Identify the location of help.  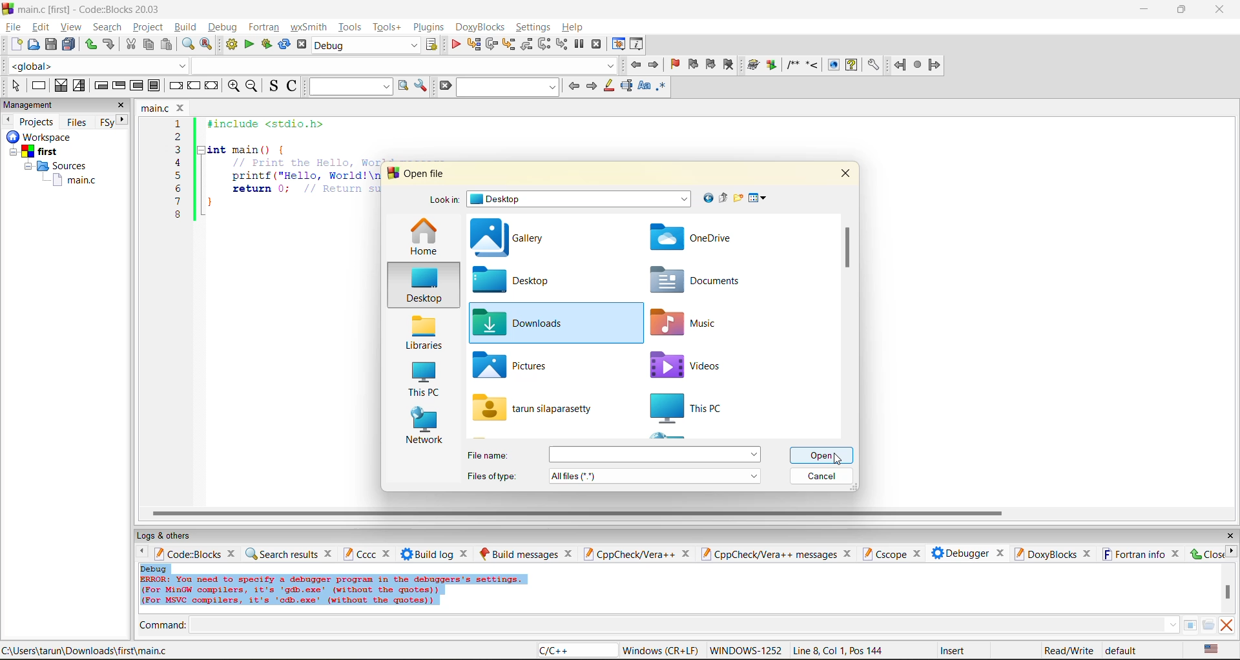
(574, 27).